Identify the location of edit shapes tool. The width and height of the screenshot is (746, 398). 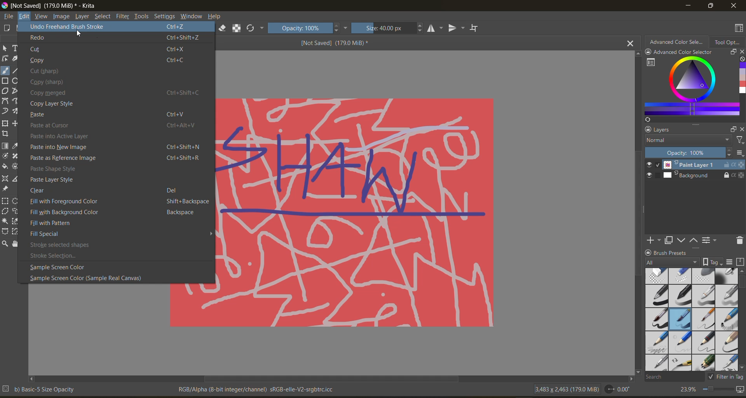
(5, 59).